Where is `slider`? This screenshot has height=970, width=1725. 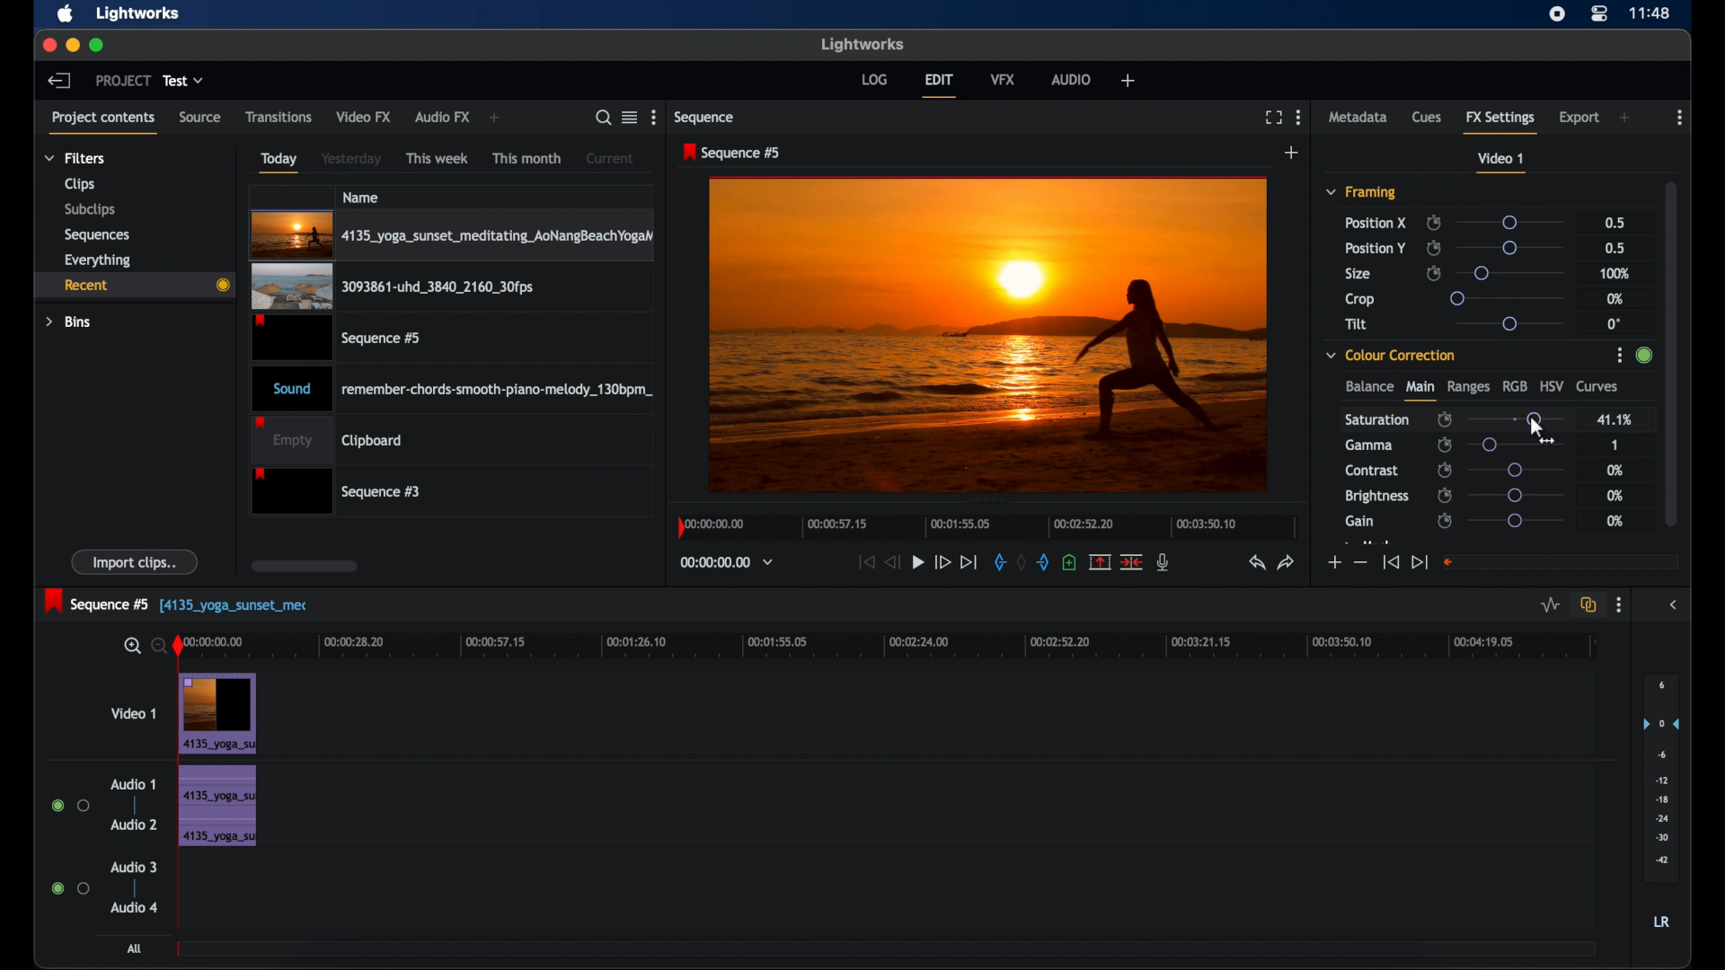 slider is located at coordinates (1517, 470).